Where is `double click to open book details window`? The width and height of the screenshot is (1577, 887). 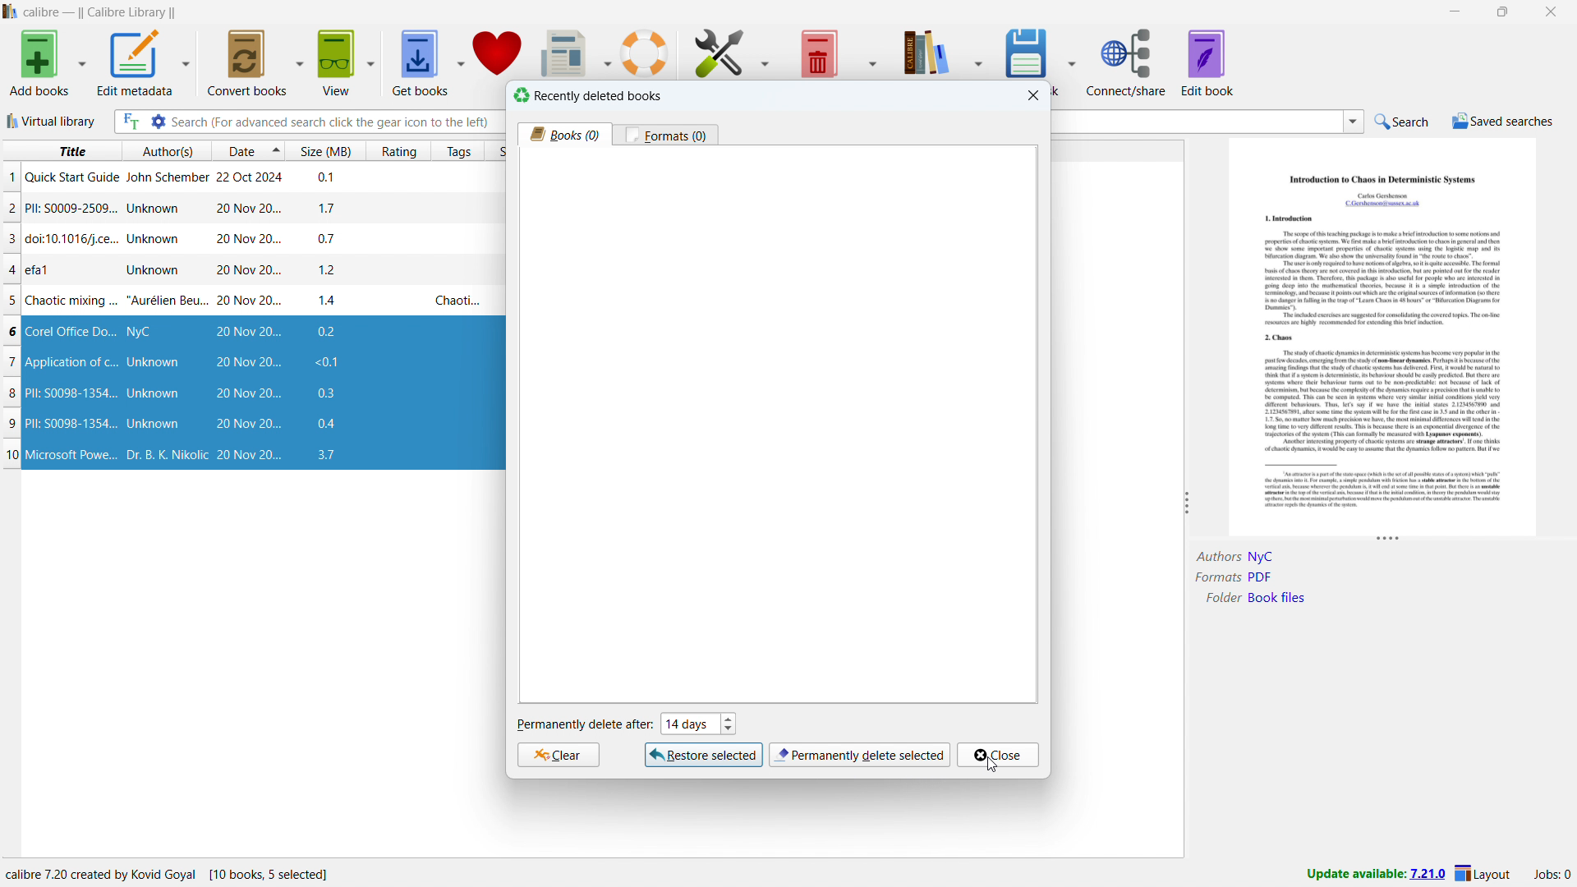 double click to open book details window is located at coordinates (1385, 334).